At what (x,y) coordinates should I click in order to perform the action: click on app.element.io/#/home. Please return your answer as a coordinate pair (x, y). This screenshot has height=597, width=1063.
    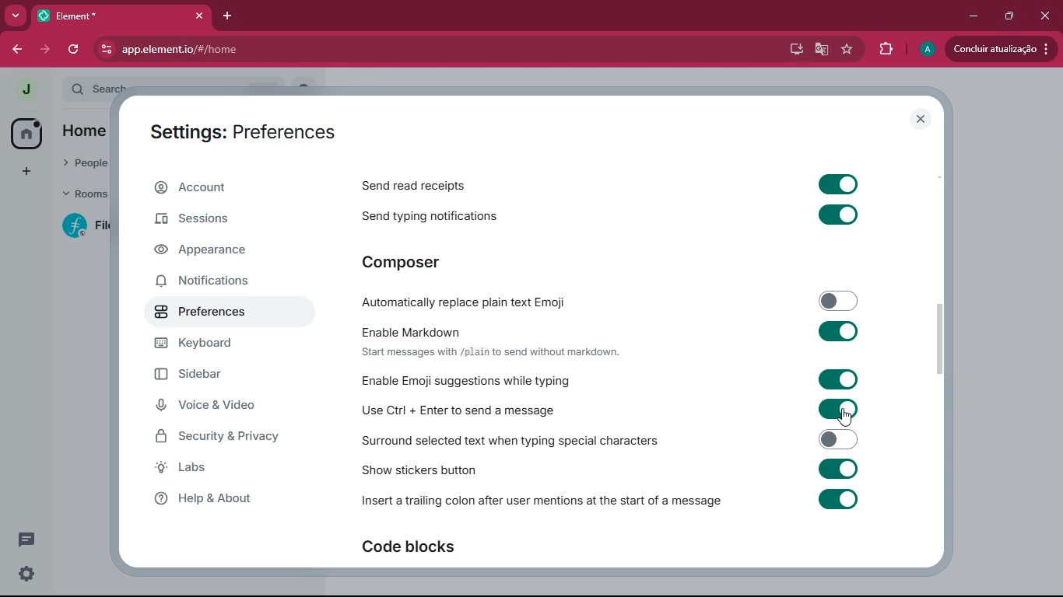
    Looking at the image, I should click on (279, 49).